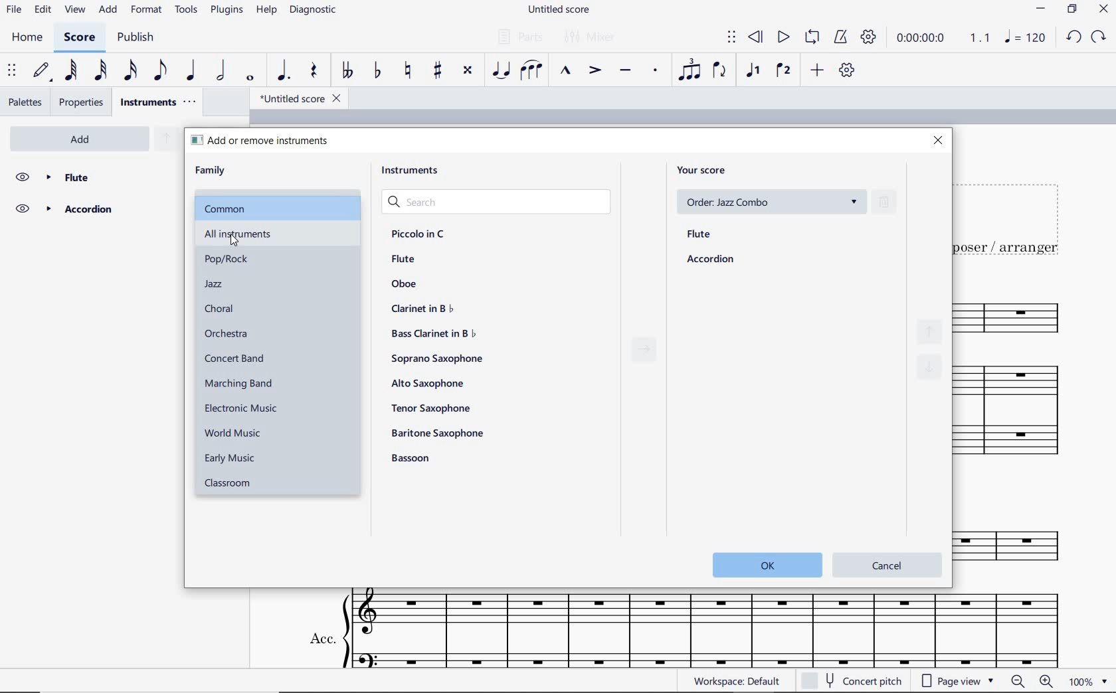 The height and width of the screenshot is (693, 1116). What do you see at coordinates (437, 71) in the screenshot?
I see `toggle sharp` at bounding box center [437, 71].